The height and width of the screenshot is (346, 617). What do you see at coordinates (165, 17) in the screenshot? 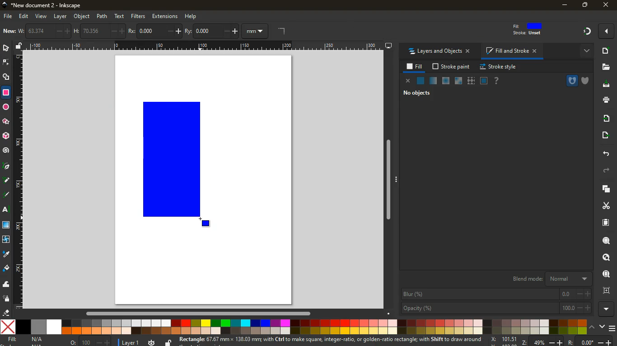
I see `extensions` at bounding box center [165, 17].